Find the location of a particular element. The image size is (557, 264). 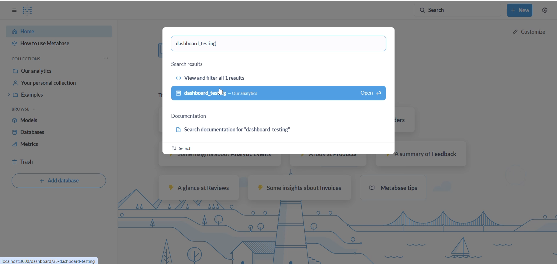

settings is located at coordinates (546, 10).